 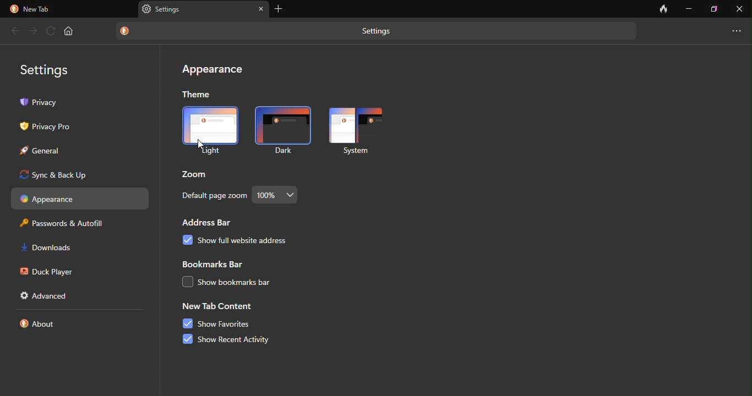 I want to click on close, so click(x=261, y=9).